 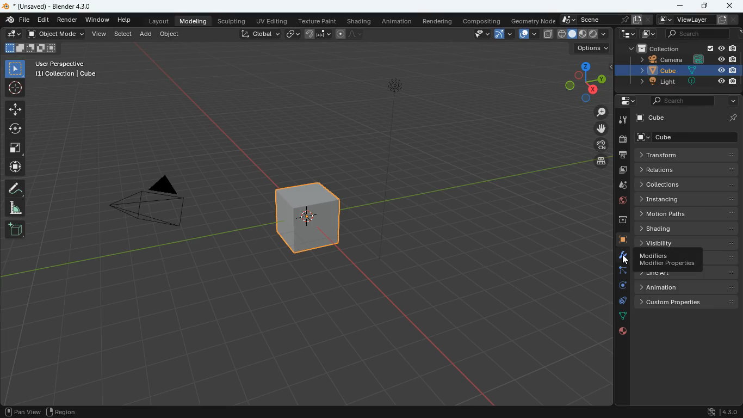 What do you see at coordinates (730, 100) in the screenshot?
I see `more` at bounding box center [730, 100].